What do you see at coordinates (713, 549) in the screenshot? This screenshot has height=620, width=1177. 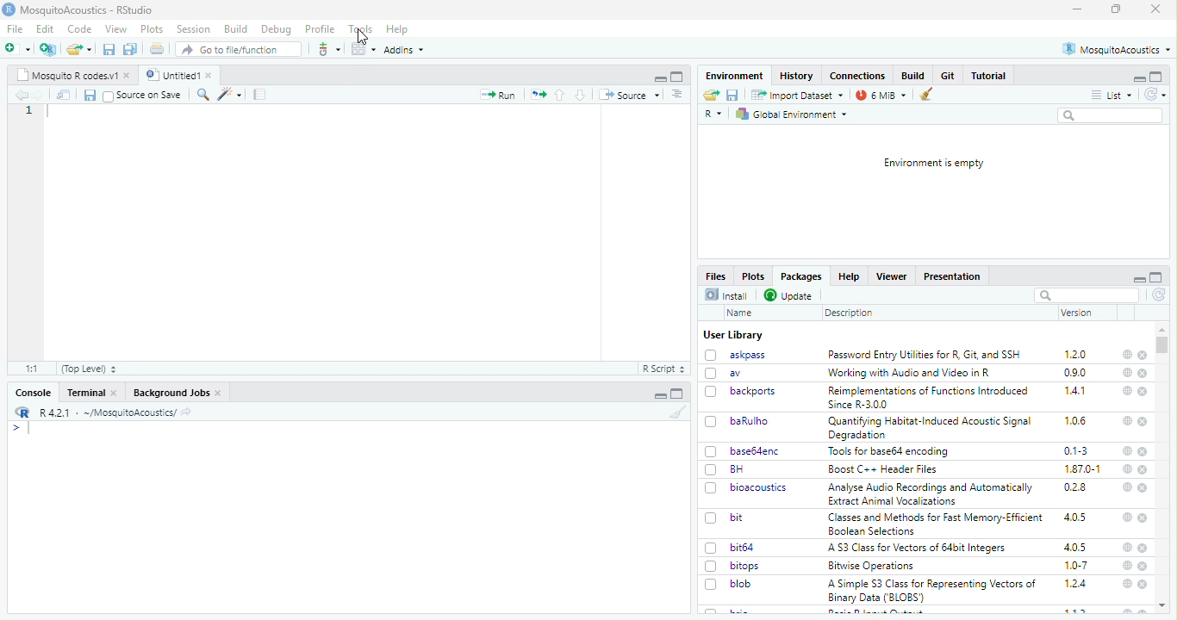 I see `checkbox` at bounding box center [713, 549].